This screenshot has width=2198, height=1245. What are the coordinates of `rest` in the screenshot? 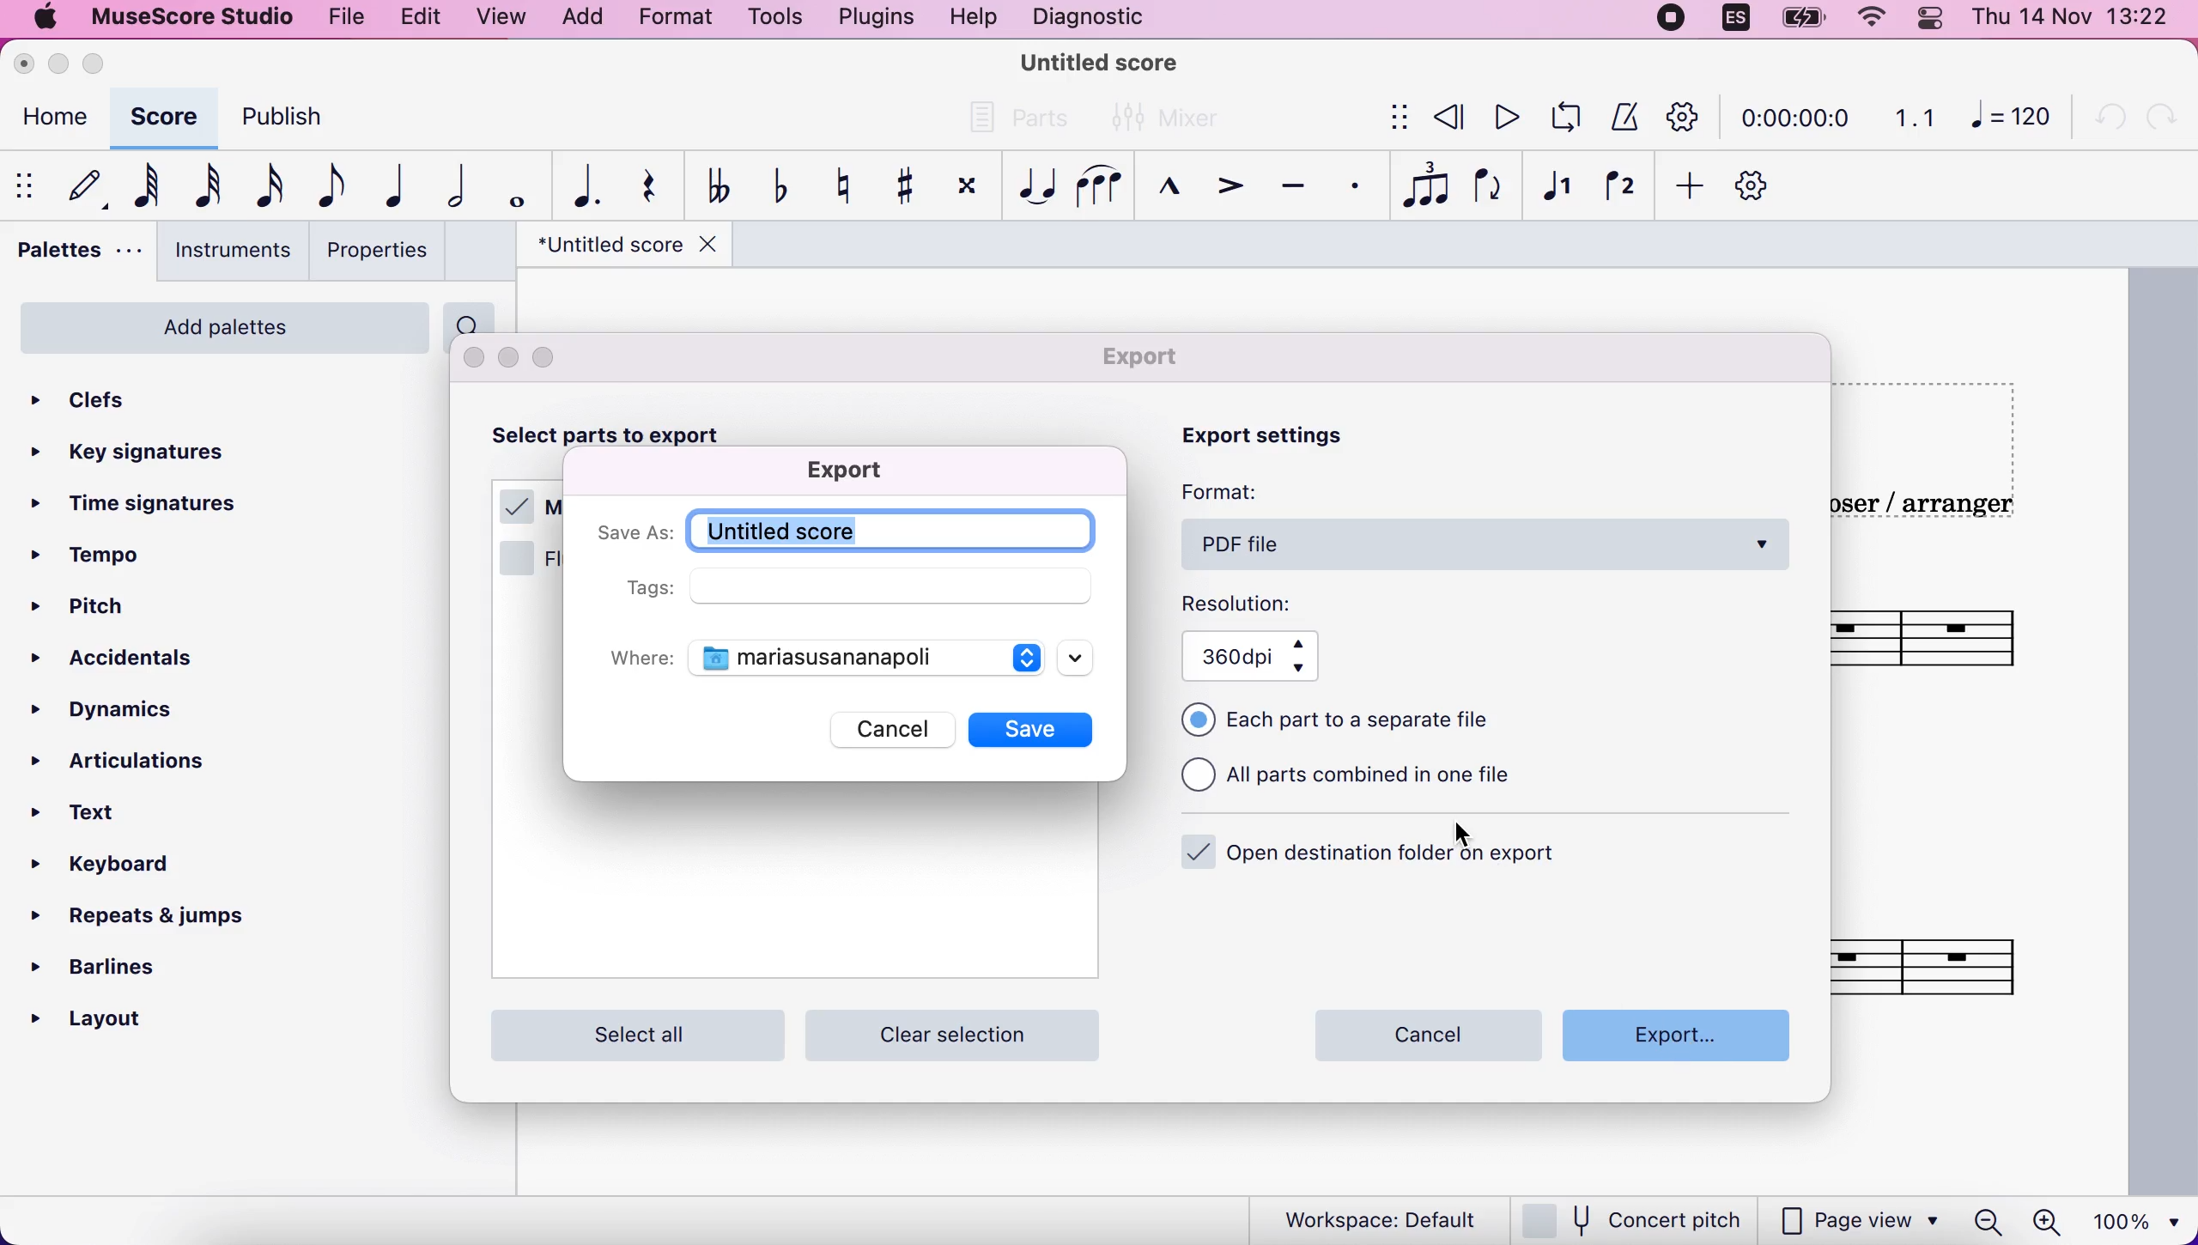 It's located at (646, 189).